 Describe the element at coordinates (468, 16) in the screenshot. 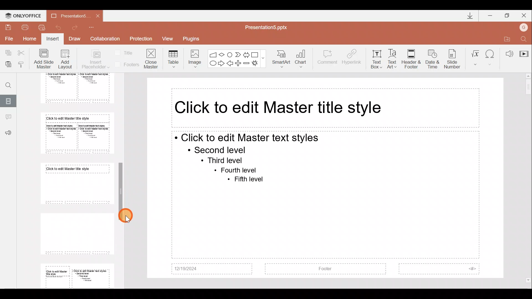

I see `Downloads` at that location.